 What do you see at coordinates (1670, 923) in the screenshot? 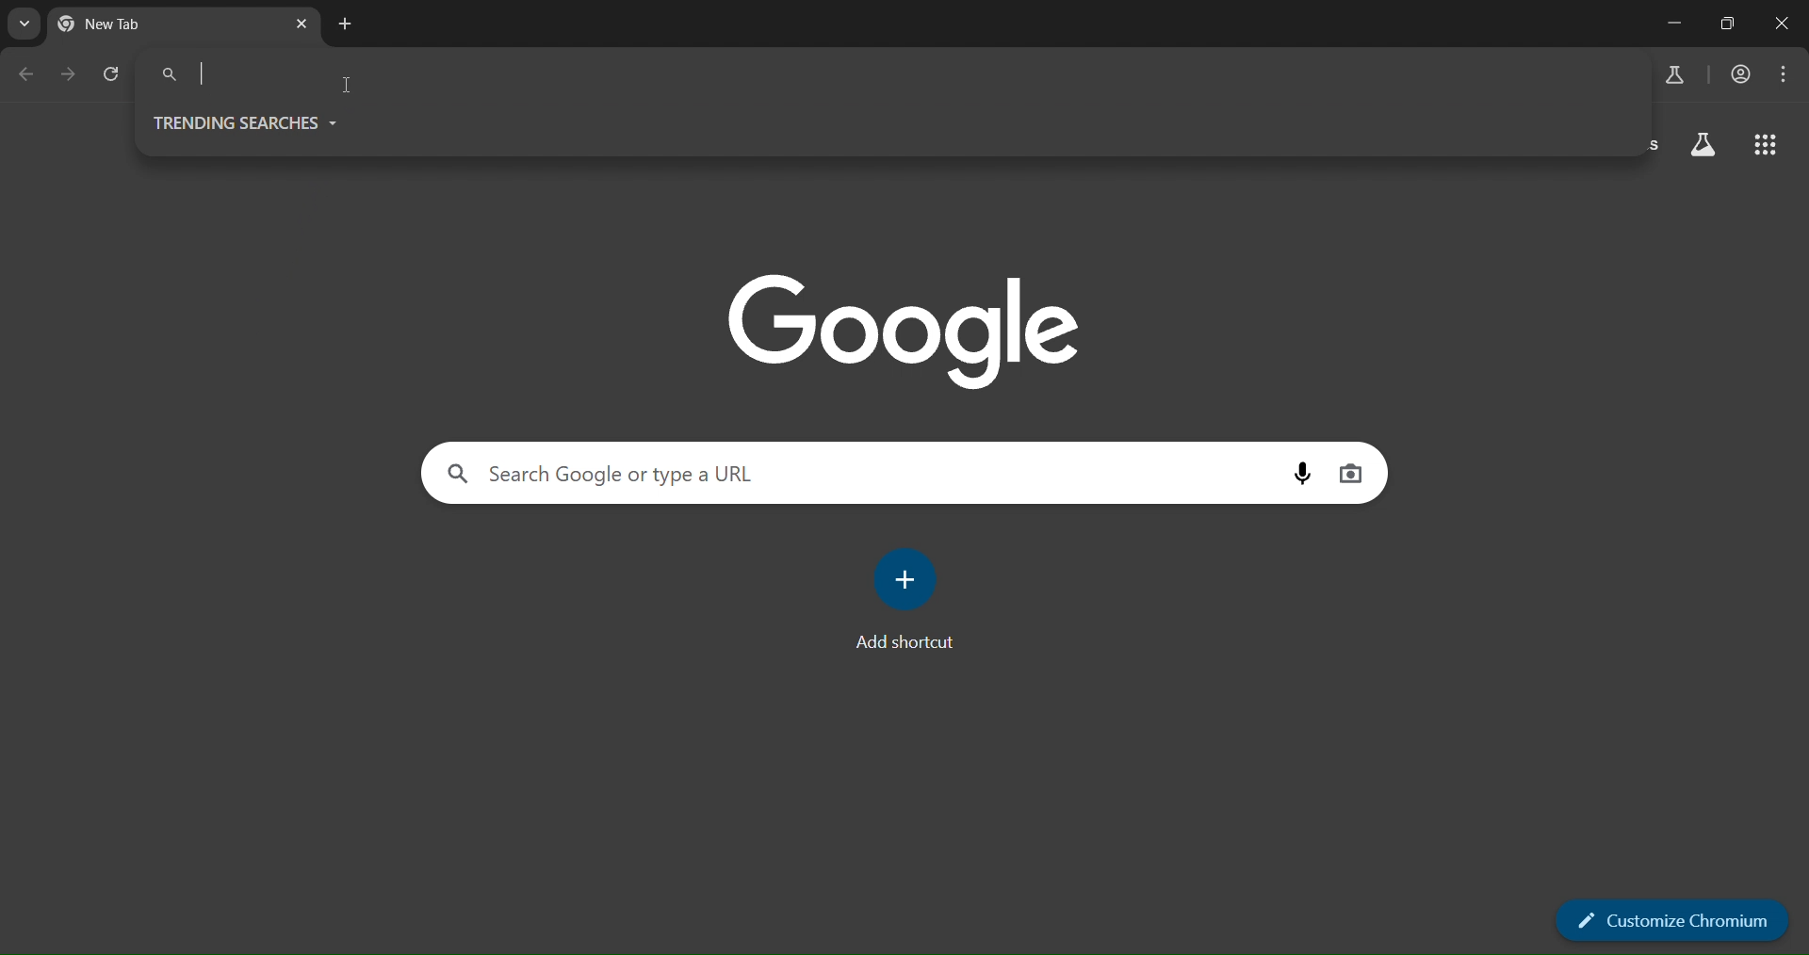
I see `customize chromium` at bounding box center [1670, 923].